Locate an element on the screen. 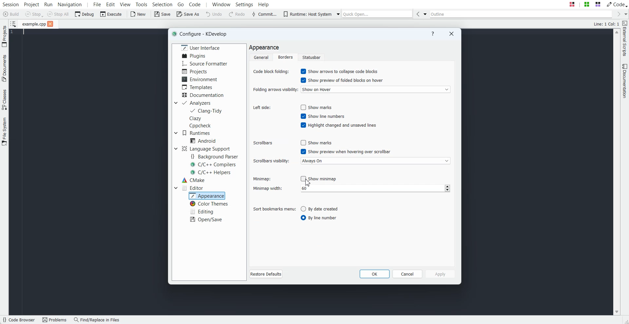 This screenshot has width=629, height=324. Redo is located at coordinates (238, 14).